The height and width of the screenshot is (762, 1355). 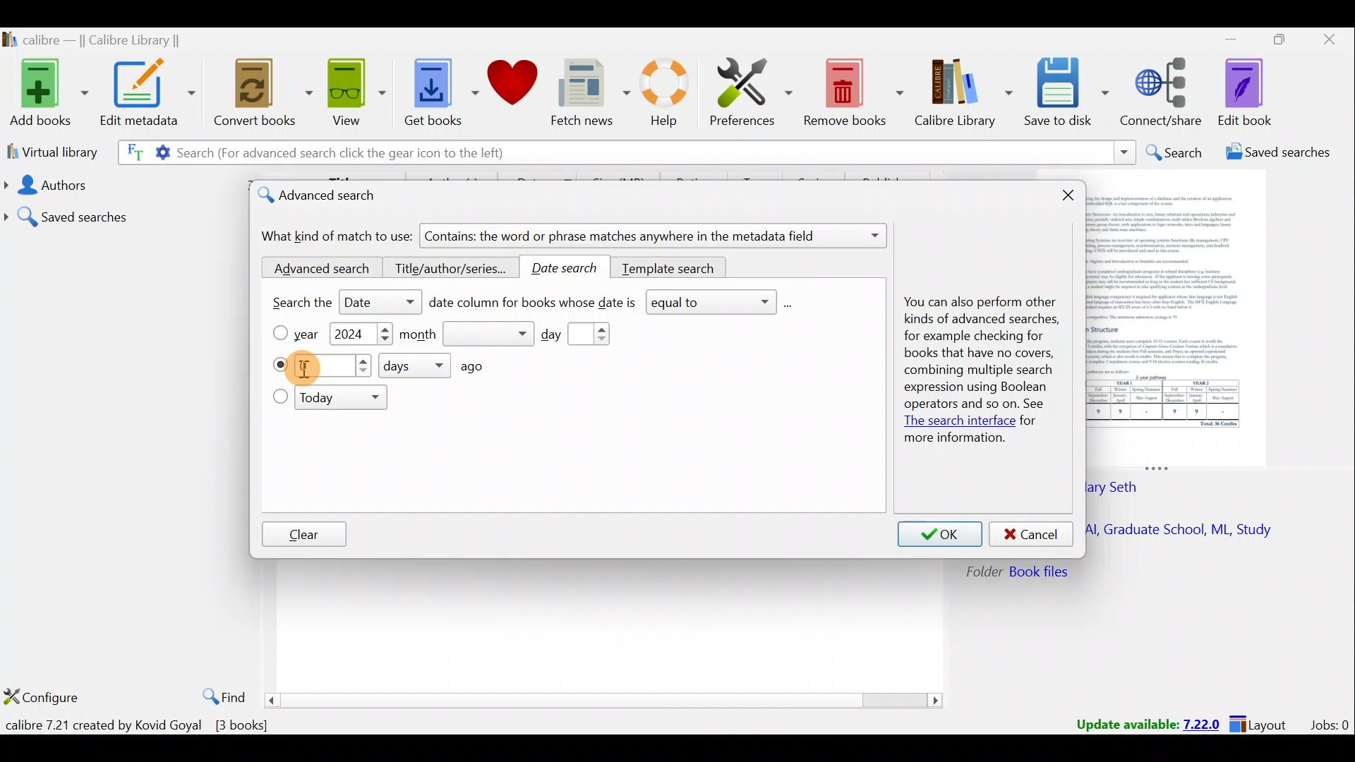 I want to click on Help, so click(x=670, y=95).